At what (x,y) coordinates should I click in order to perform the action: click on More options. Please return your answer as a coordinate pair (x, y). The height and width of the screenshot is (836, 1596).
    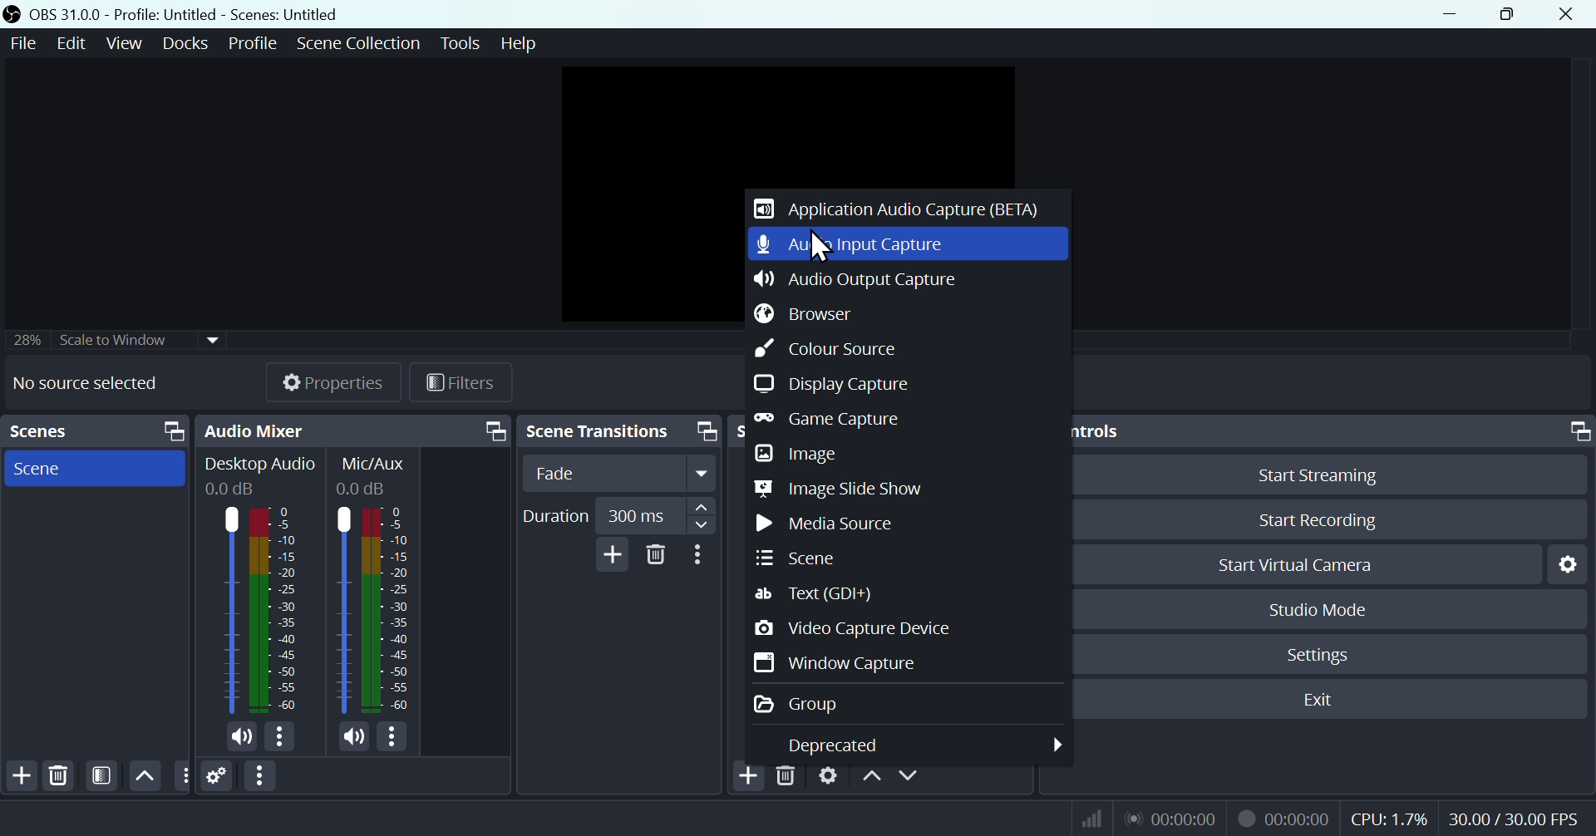
    Looking at the image, I should click on (701, 555).